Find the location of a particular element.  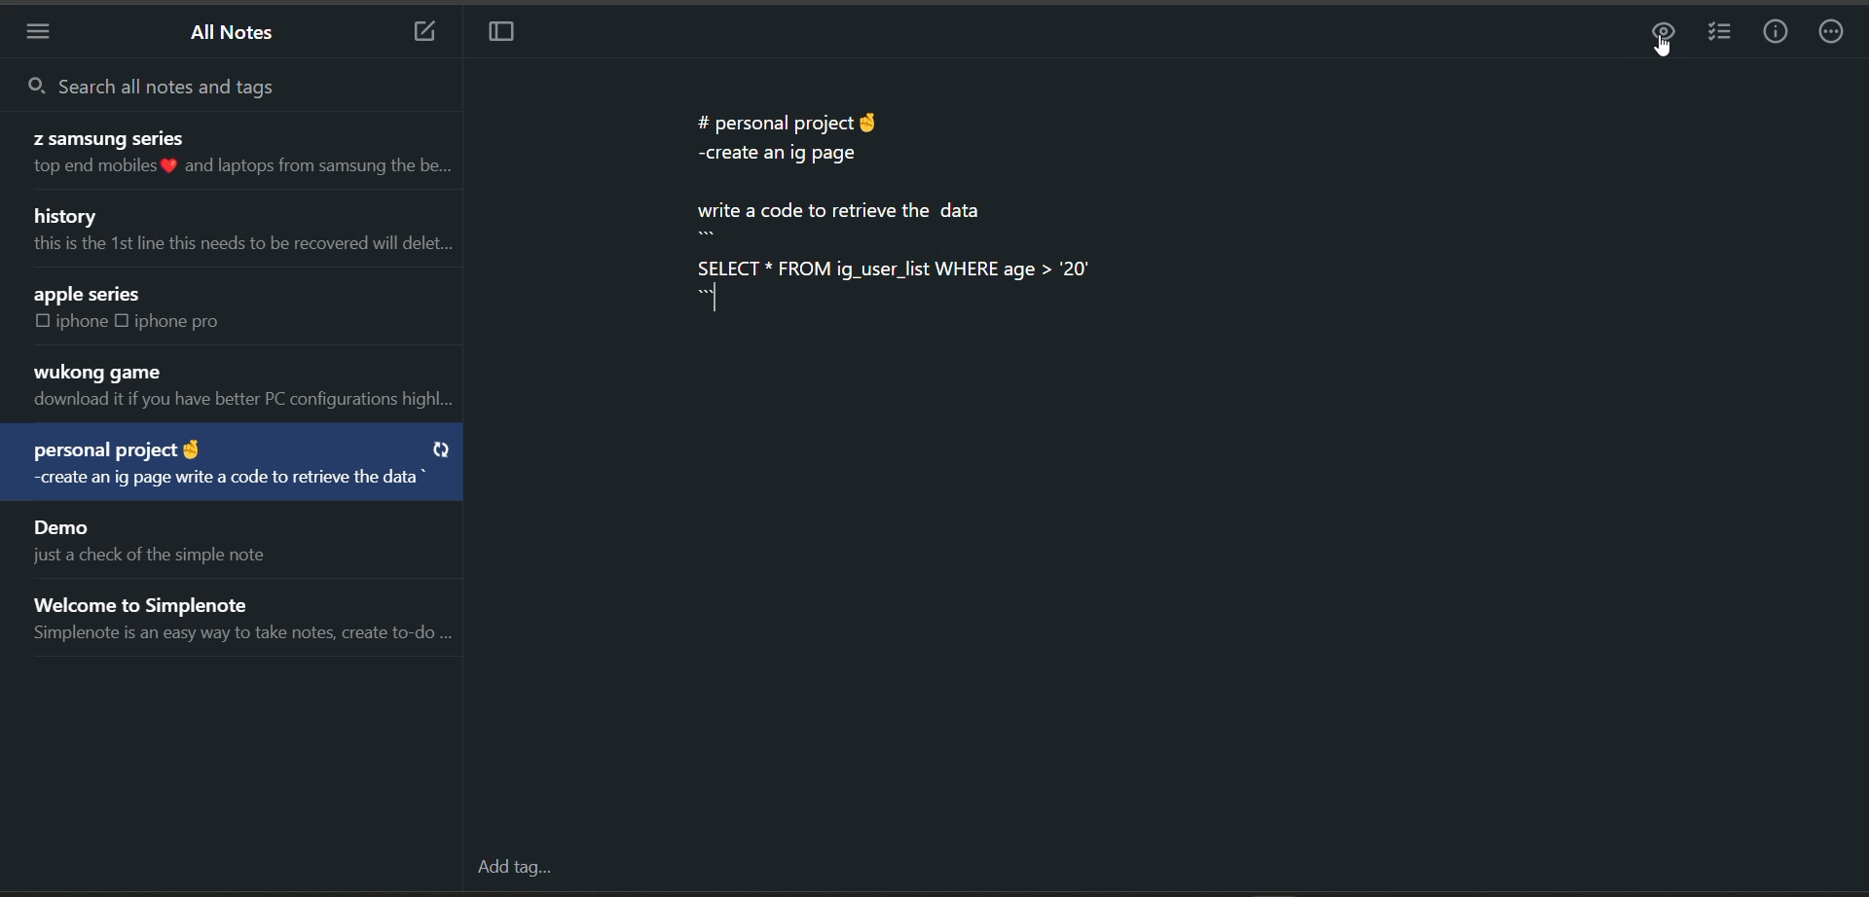

note title  and preview is located at coordinates (239, 233).